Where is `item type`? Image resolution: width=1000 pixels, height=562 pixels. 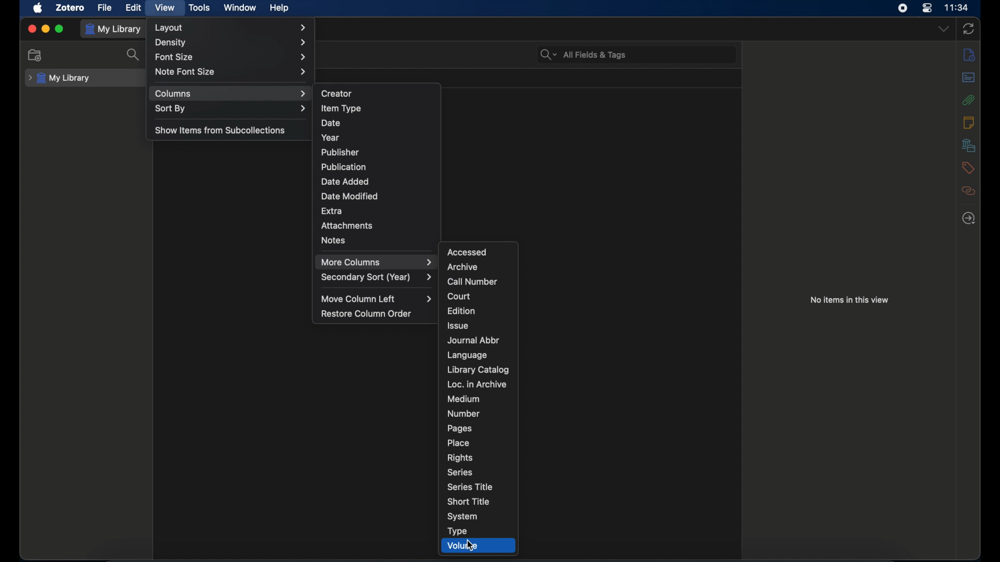
item type is located at coordinates (342, 108).